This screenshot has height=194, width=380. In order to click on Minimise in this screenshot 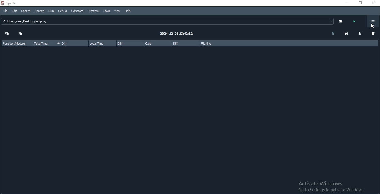, I will do `click(346, 3)`.